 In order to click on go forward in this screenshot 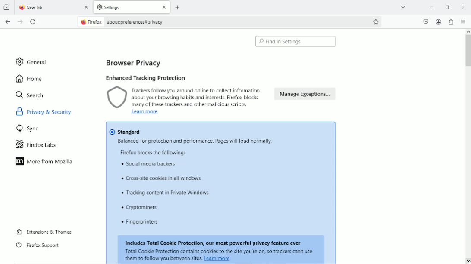, I will do `click(21, 22)`.